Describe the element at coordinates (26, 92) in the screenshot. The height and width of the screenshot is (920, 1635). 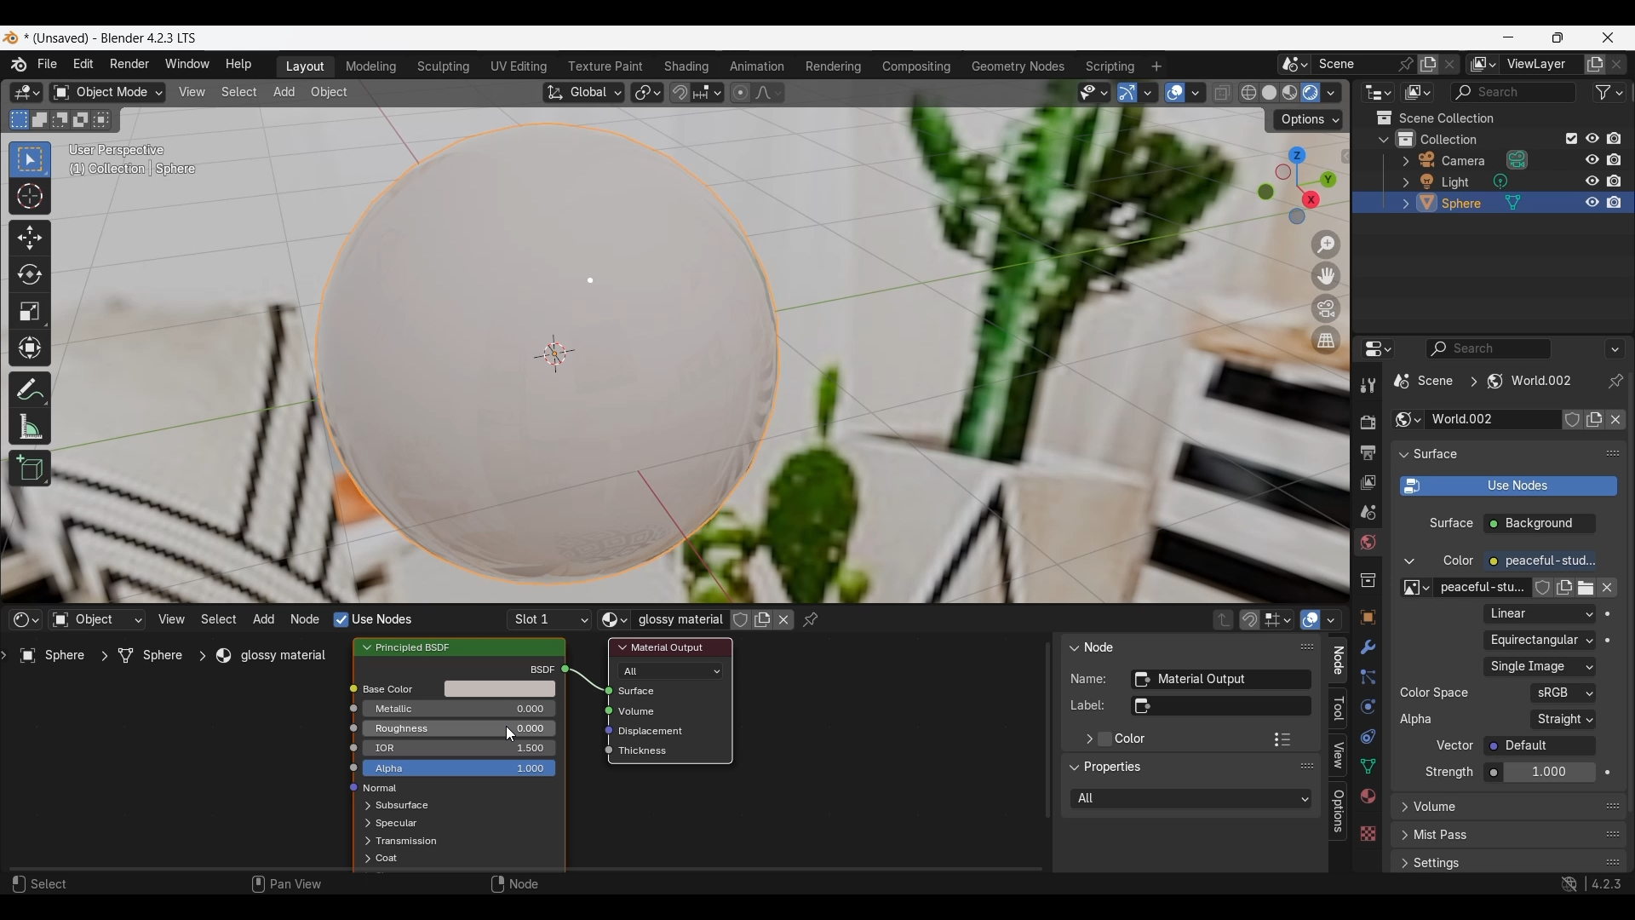
I see `Editor type` at that location.